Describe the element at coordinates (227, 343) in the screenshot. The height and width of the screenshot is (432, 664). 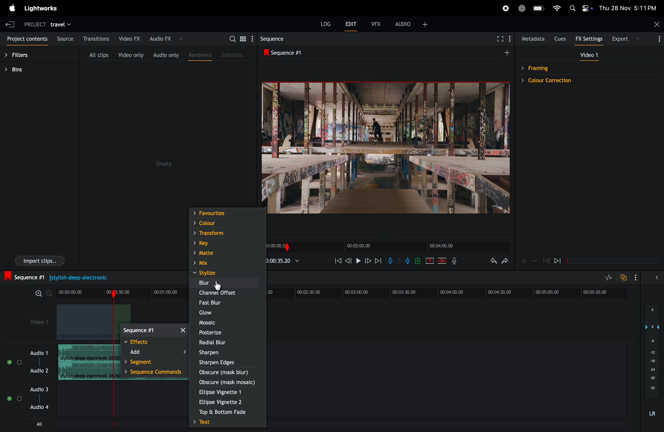
I see `radial blur` at that location.